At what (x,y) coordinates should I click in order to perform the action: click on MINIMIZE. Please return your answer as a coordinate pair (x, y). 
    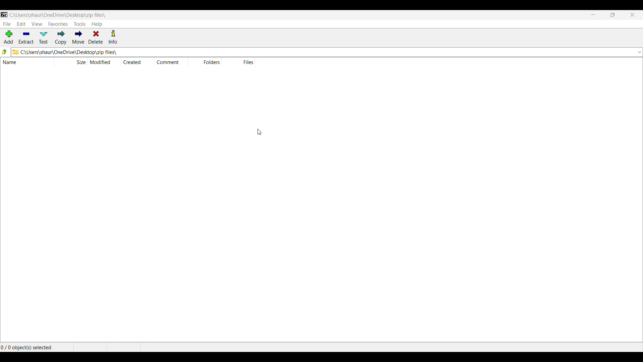
    Looking at the image, I should click on (593, 15).